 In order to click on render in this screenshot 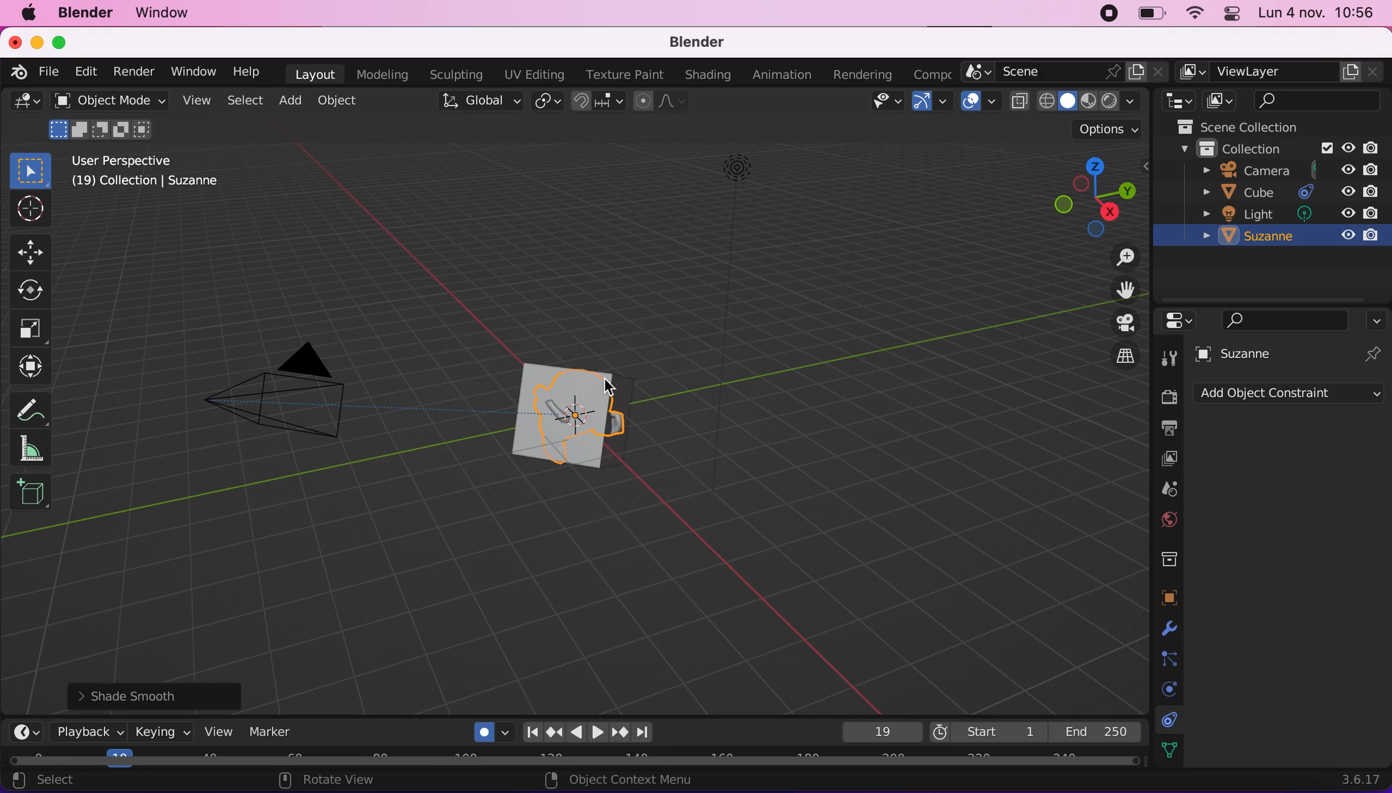, I will do `click(1166, 398)`.